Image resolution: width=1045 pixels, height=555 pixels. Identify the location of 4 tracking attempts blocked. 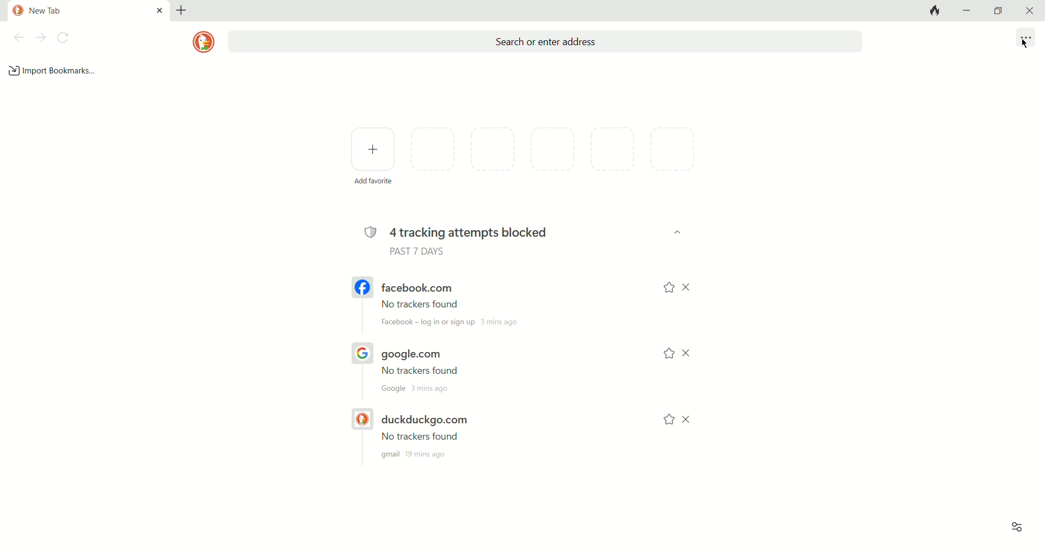
(458, 230).